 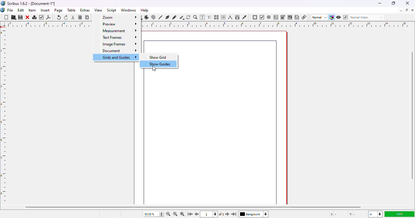 I want to click on zoom, so click(x=118, y=18).